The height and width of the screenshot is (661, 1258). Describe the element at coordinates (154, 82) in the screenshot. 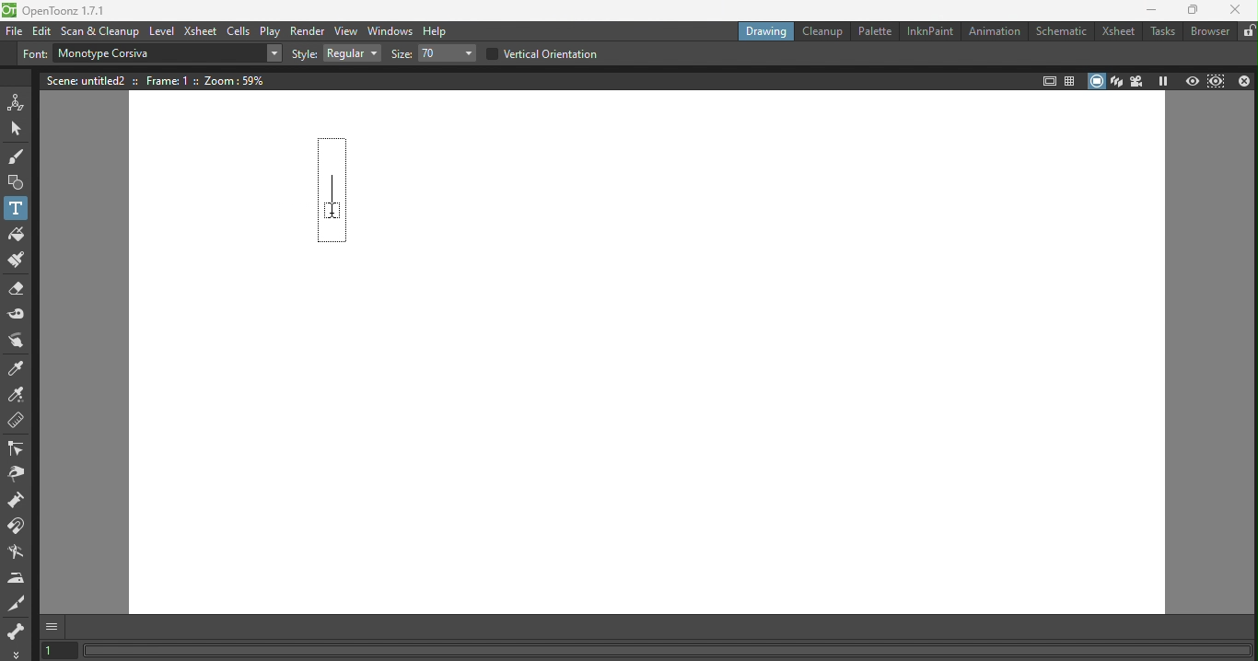

I see `Scene details` at that location.